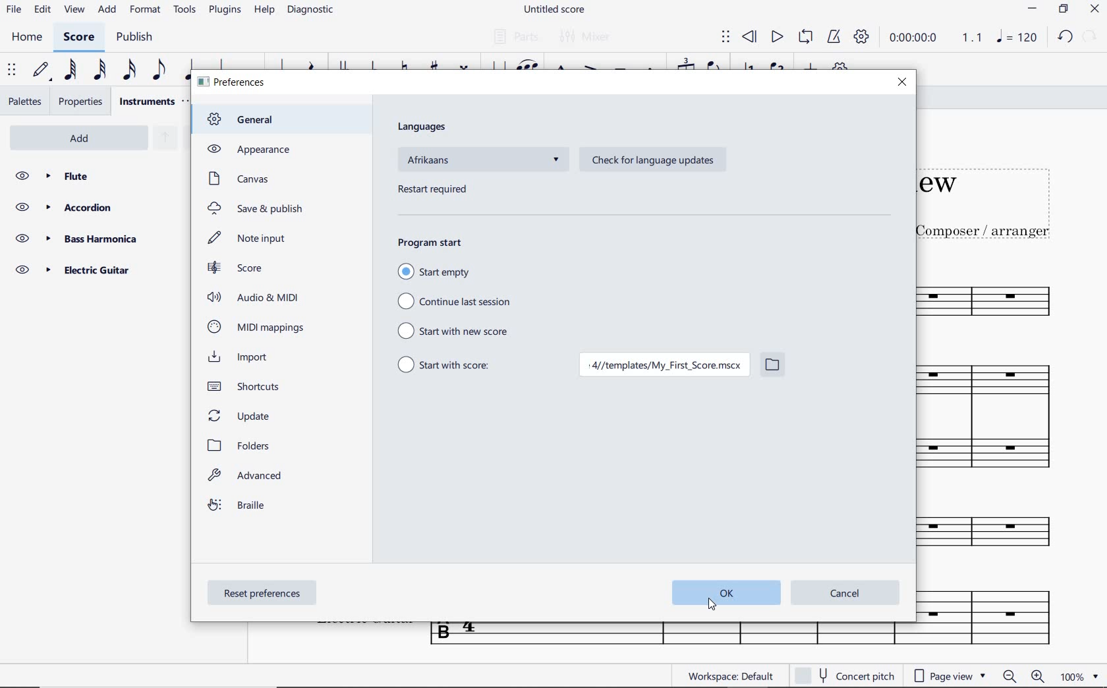  Describe the element at coordinates (1096, 11) in the screenshot. I see `CLOSE ` at that location.